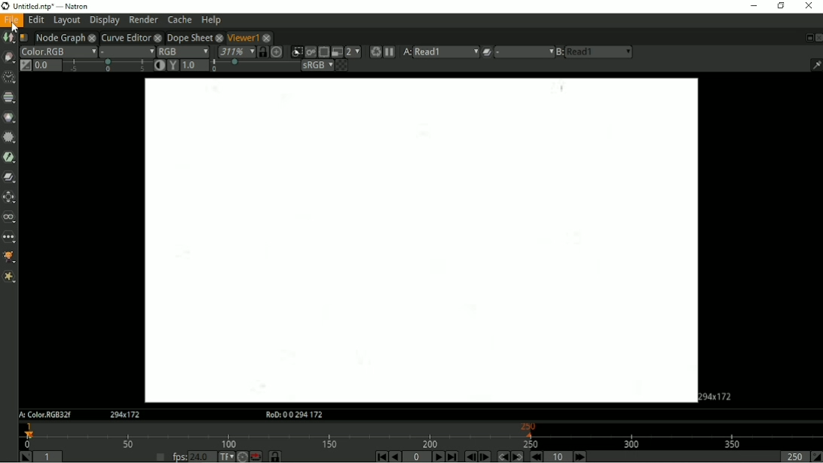 This screenshot has width=823, height=463. What do you see at coordinates (189, 36) in the screenshot?
I see `Dope Sheet` at bounding box center [189, 36].